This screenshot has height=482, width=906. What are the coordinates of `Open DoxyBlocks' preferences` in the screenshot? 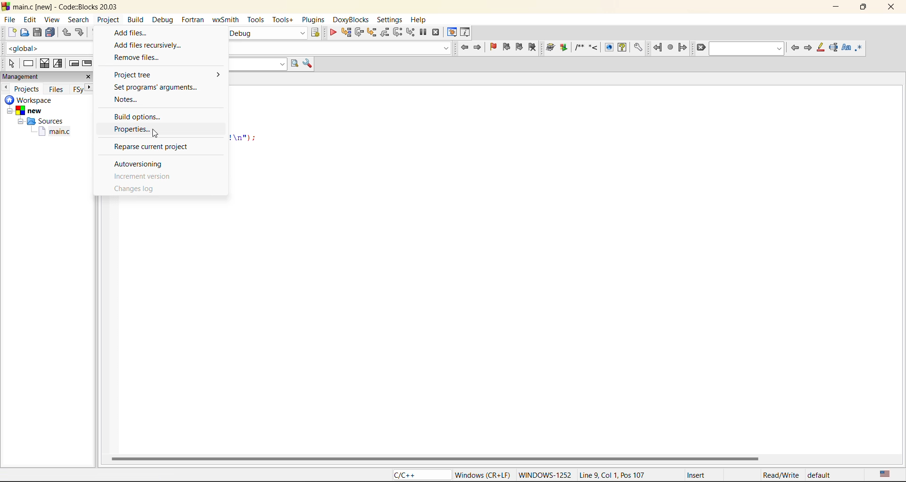 It's located at (637, 48).